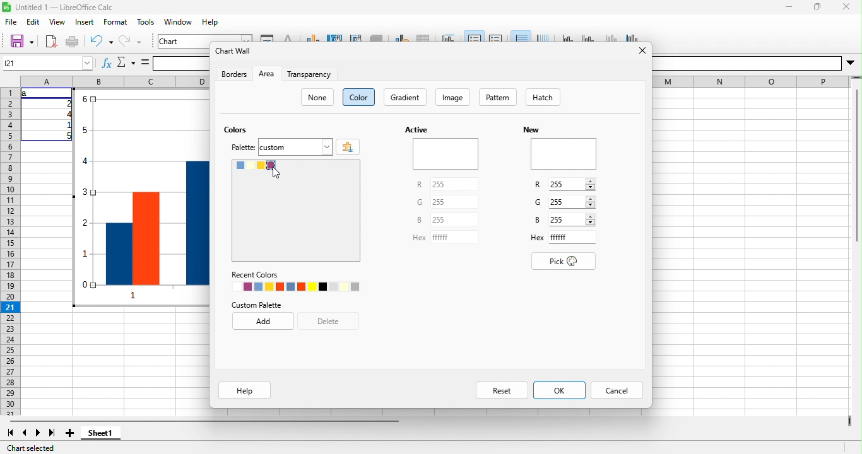 Image resolution: width=862 pixels, height=454 pixels. I want to click on More options, so click(850, 63).